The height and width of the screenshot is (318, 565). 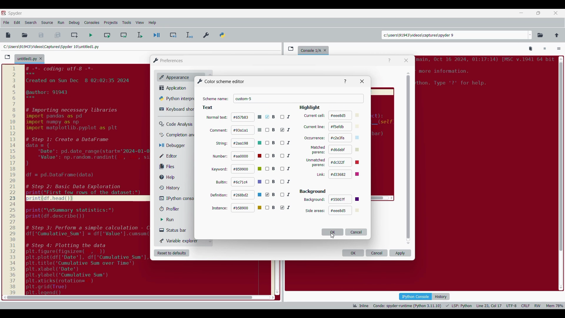 What do you see at coordinates (157, 35) in the screenshot?
I see `Debug file` at bounding box center [157, 35].